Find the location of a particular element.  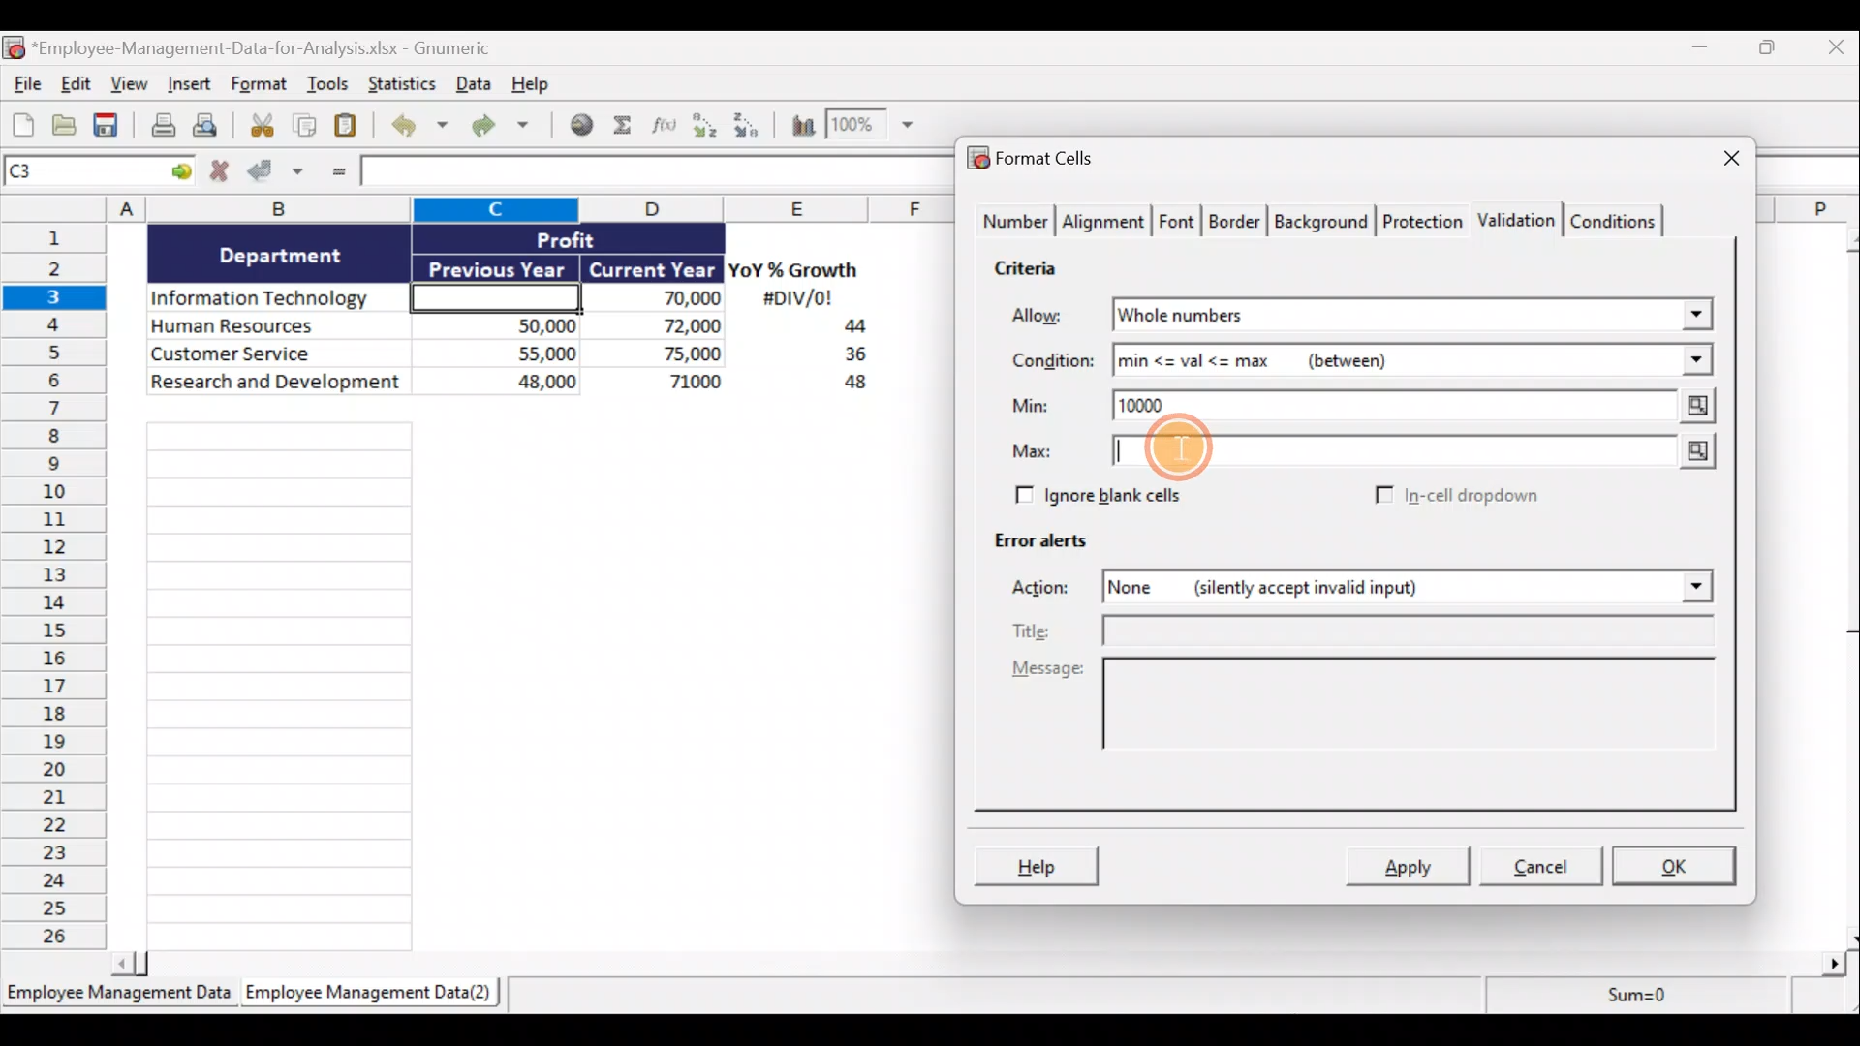

Cell name C1 is located at coordinates (81, 173).